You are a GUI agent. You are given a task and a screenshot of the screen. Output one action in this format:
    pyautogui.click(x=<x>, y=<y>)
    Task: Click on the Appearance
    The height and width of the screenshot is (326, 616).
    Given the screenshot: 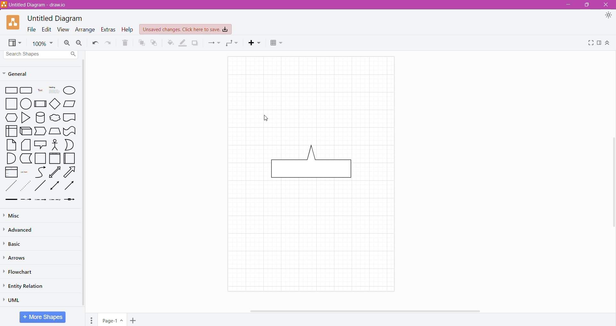 What is the action you would take?
    pyautogui.click(x=608, y=16)
    